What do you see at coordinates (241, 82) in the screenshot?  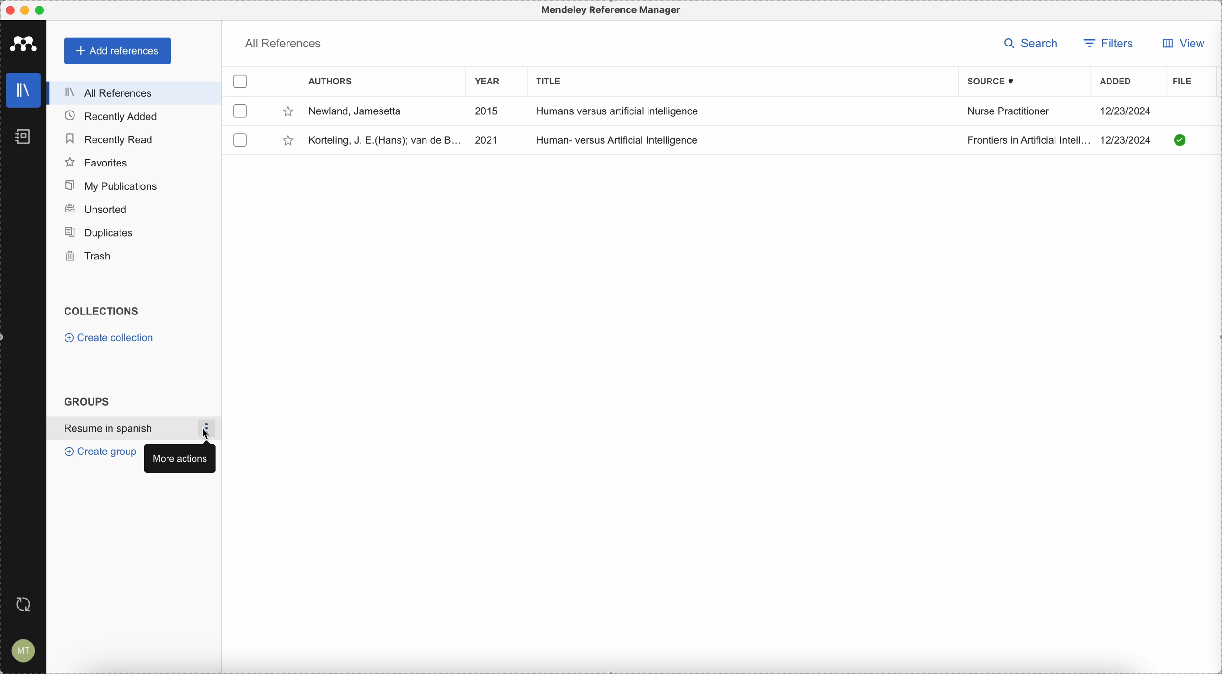 I see `check box` at bounding box center [241, 82].